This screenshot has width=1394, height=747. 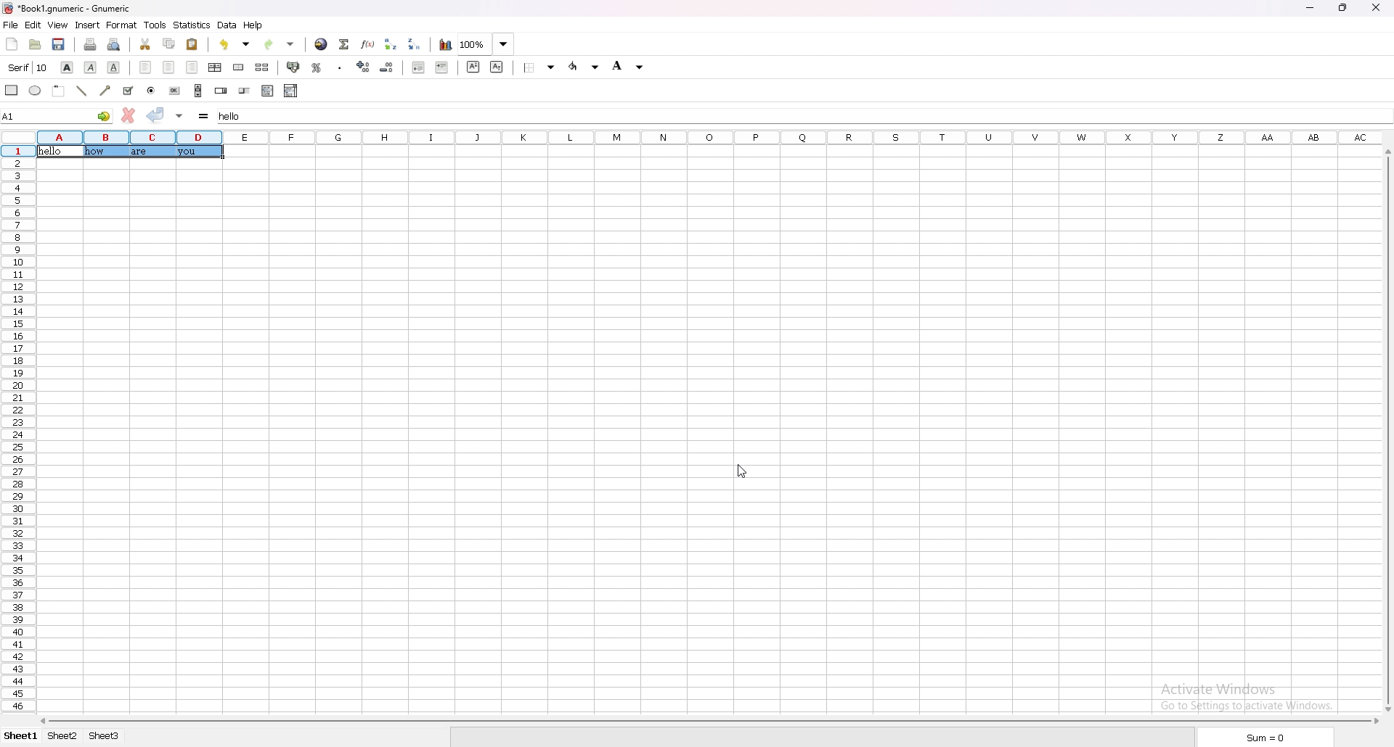 What do you see at coordinates (319, 67) in the screenshot?
I see `percentage` at bounding box center [319, 67].